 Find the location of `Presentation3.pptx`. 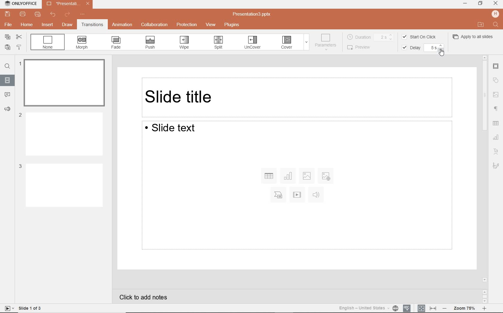

Presentation3.pptx is located at coordinates (67, 3).